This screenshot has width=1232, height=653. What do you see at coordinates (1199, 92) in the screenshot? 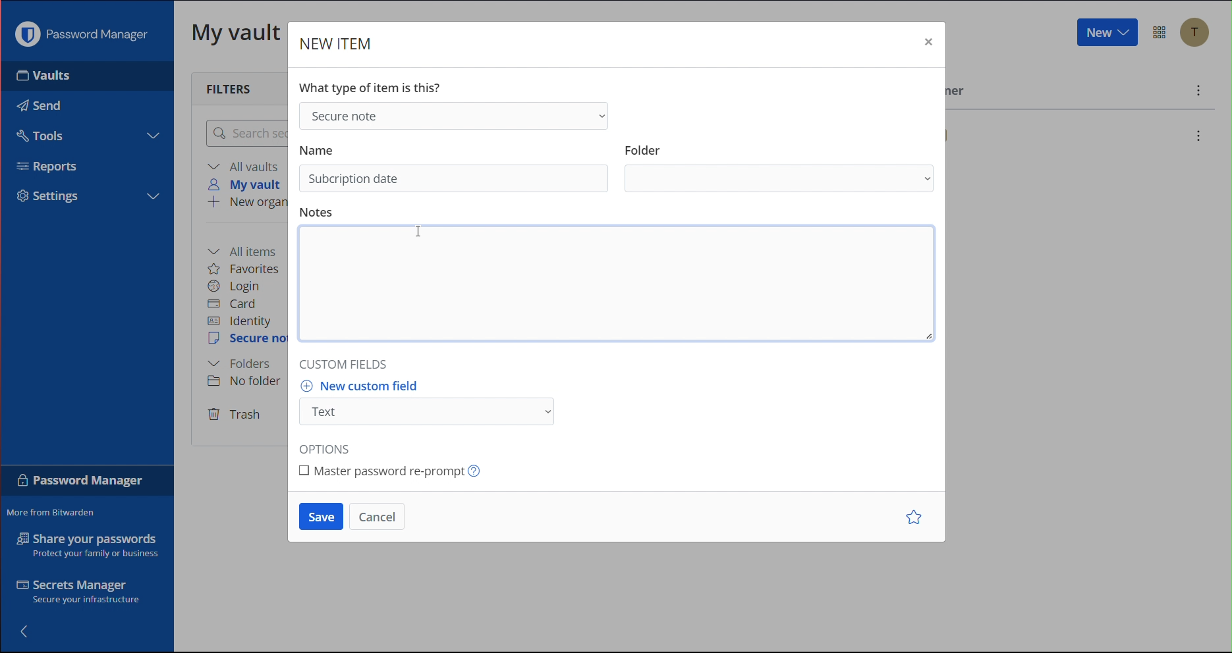
I see `More` at bounding box center [1199, 92].